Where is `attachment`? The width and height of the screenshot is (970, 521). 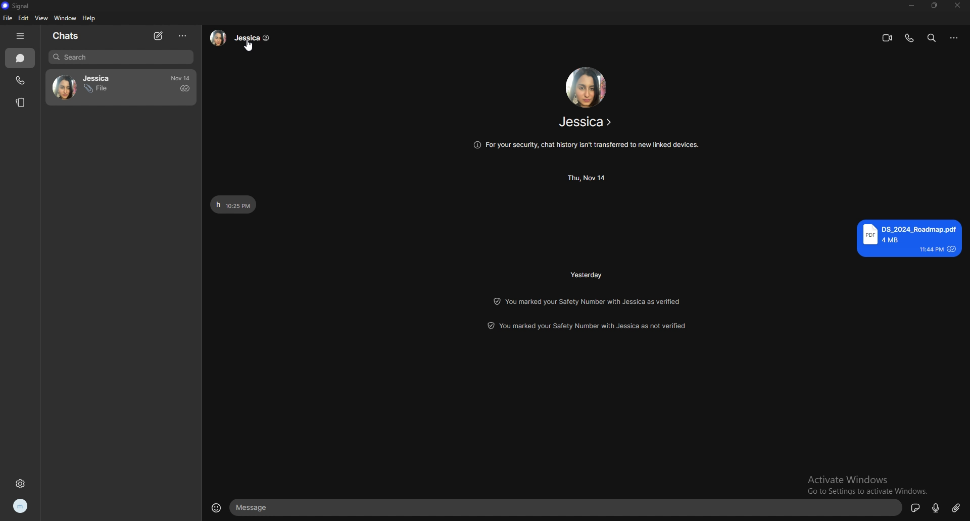 attachment is located at coordinates (955, 507).